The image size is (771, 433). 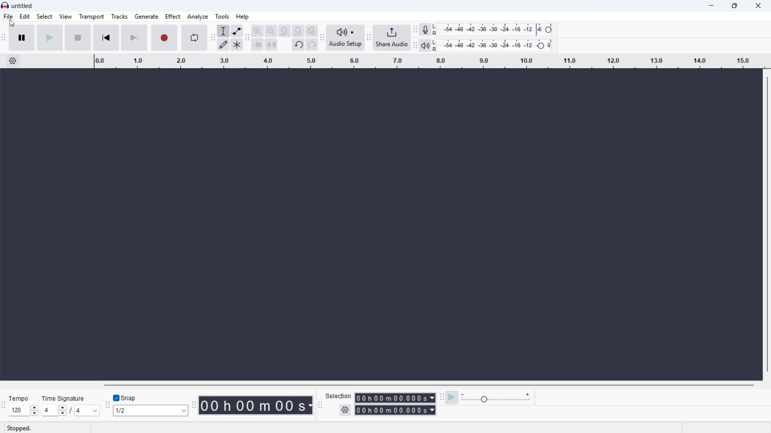 I want to click on Play at speed toolbar , so click(x=441, y=397).